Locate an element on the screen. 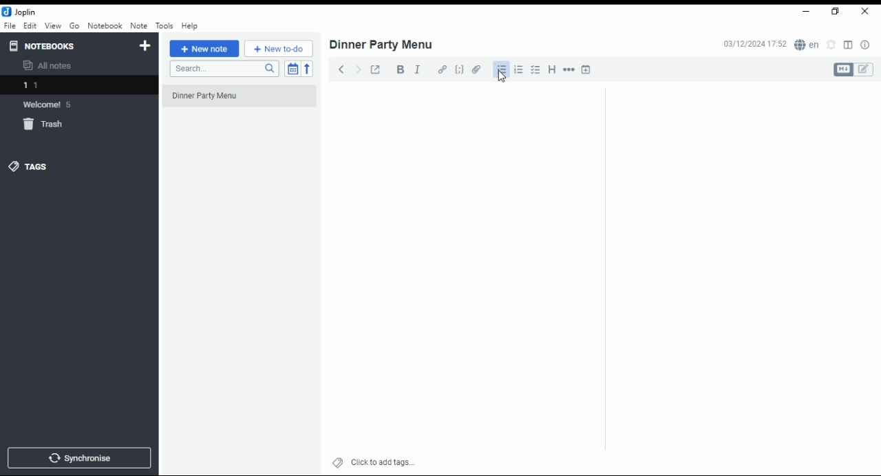 Image resolution: width=881 pixels, height=476 pixels. bullet list is located at coordinates (503, 69).